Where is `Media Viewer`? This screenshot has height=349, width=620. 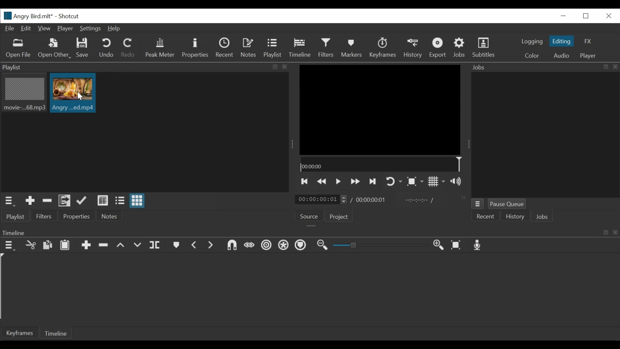
Media Viewer is located at coordinates (381, 109).